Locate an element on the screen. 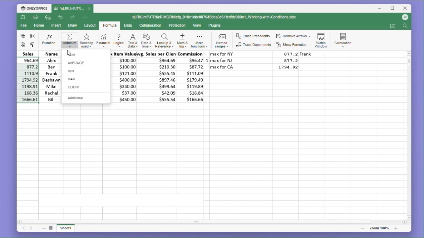  sheet 1 is located at coordinates (68, 229).